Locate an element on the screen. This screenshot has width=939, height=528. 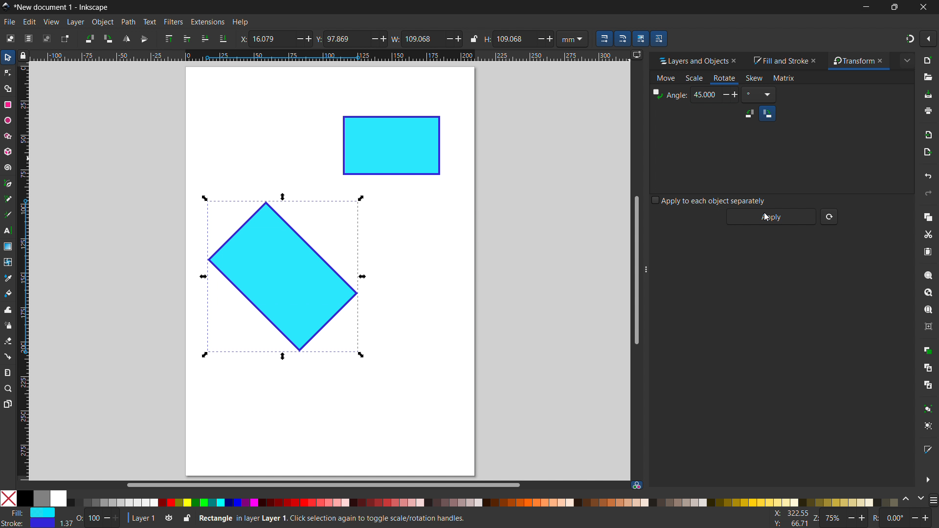
vertical ruler is located at coordinates (23, 273).